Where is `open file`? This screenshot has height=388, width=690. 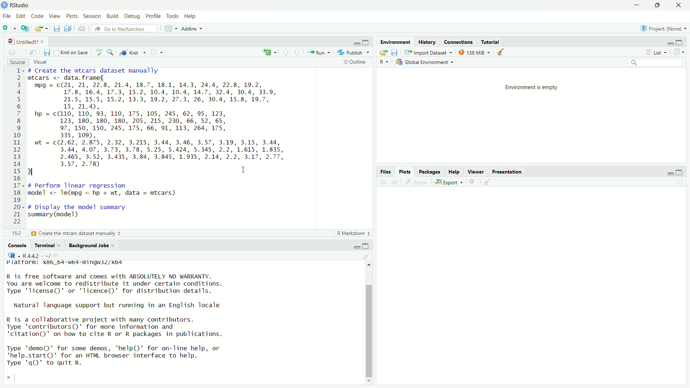
open file is located at coordinates (41, 28).